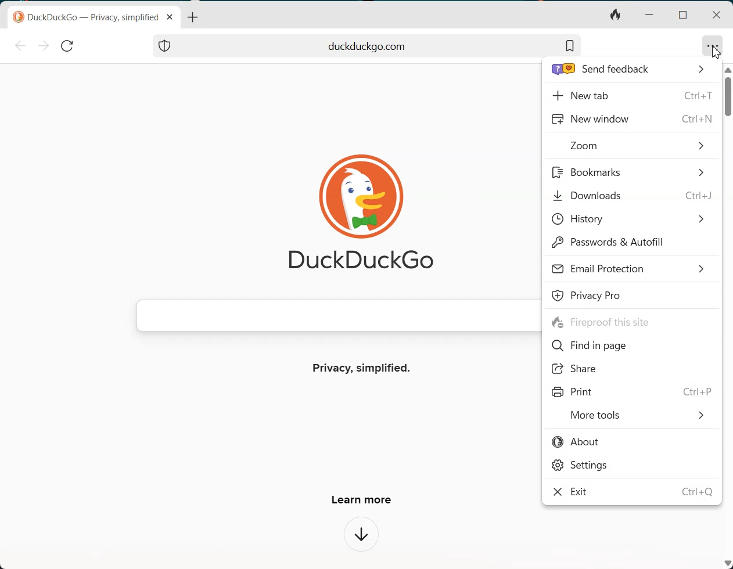 The image size is (733, 569). What do you see at coordinates (717, 16) in the screenshot?
I see `Close` at bounding box center [717, 16].